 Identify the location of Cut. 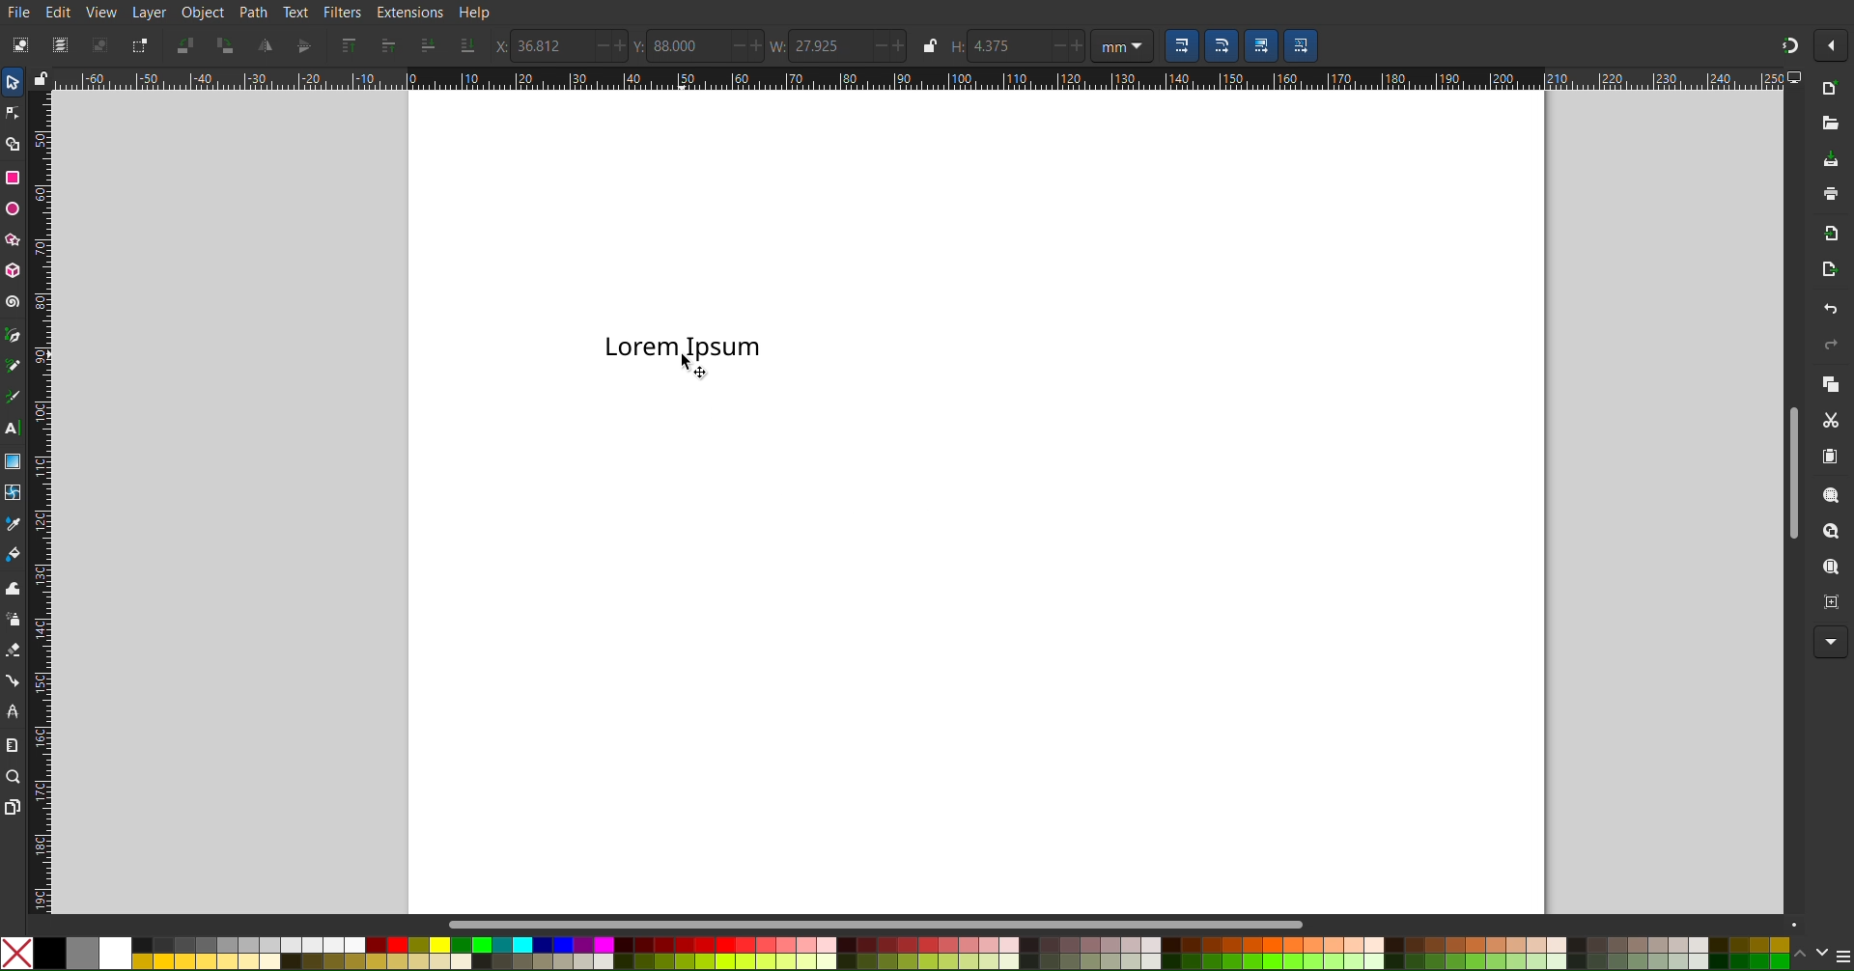
(1830, 419).